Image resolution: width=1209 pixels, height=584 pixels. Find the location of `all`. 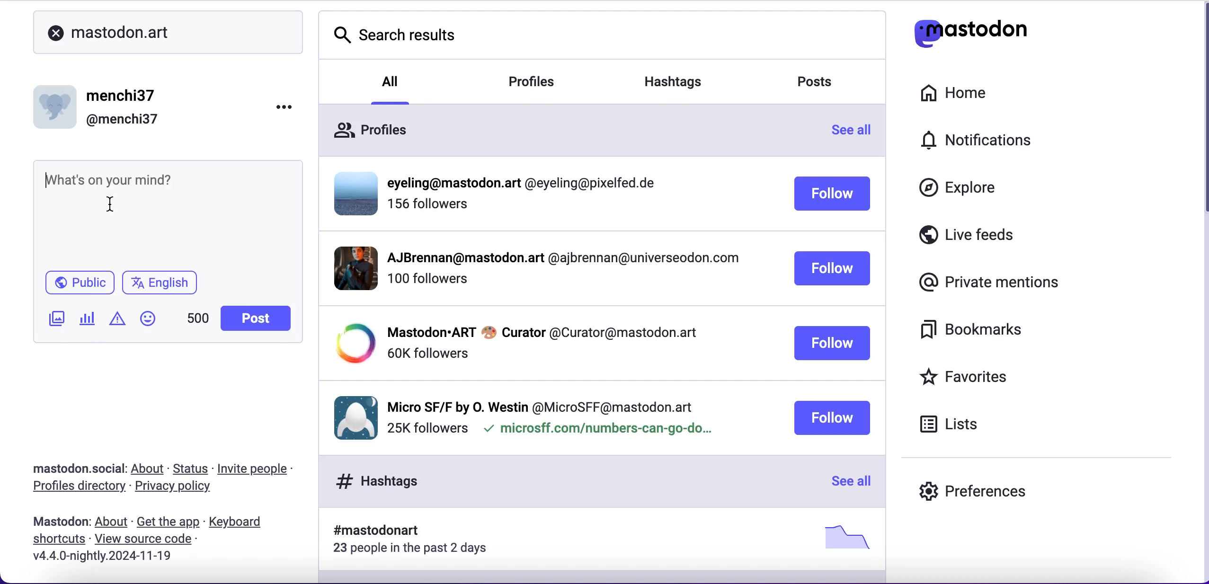

all is located at coordinates (391, 80).